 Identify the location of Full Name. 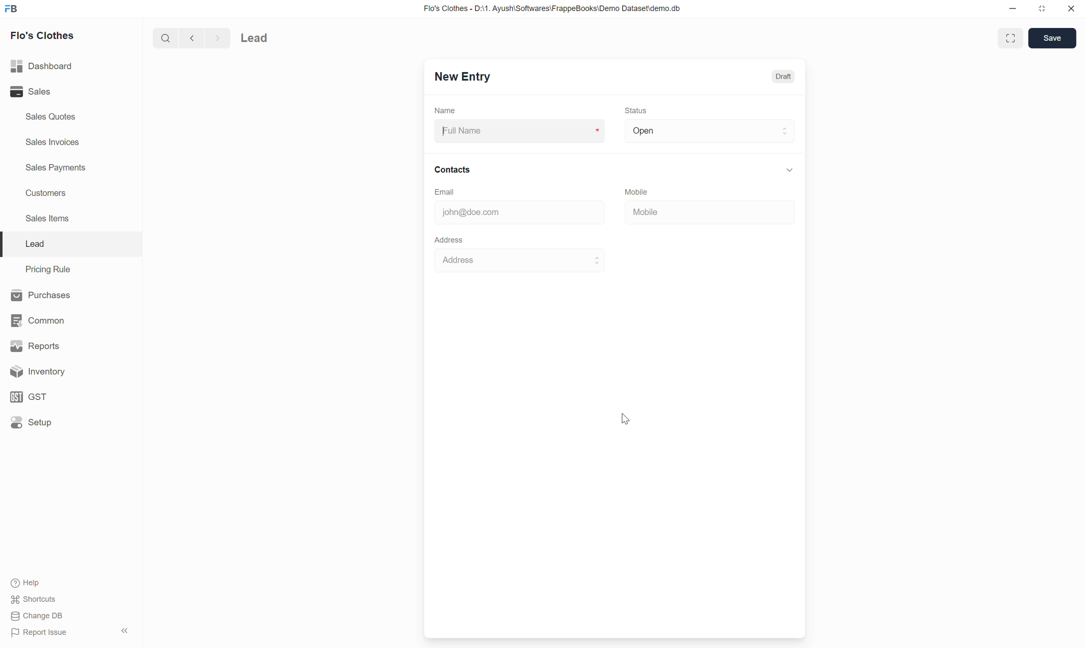
(518, 132).